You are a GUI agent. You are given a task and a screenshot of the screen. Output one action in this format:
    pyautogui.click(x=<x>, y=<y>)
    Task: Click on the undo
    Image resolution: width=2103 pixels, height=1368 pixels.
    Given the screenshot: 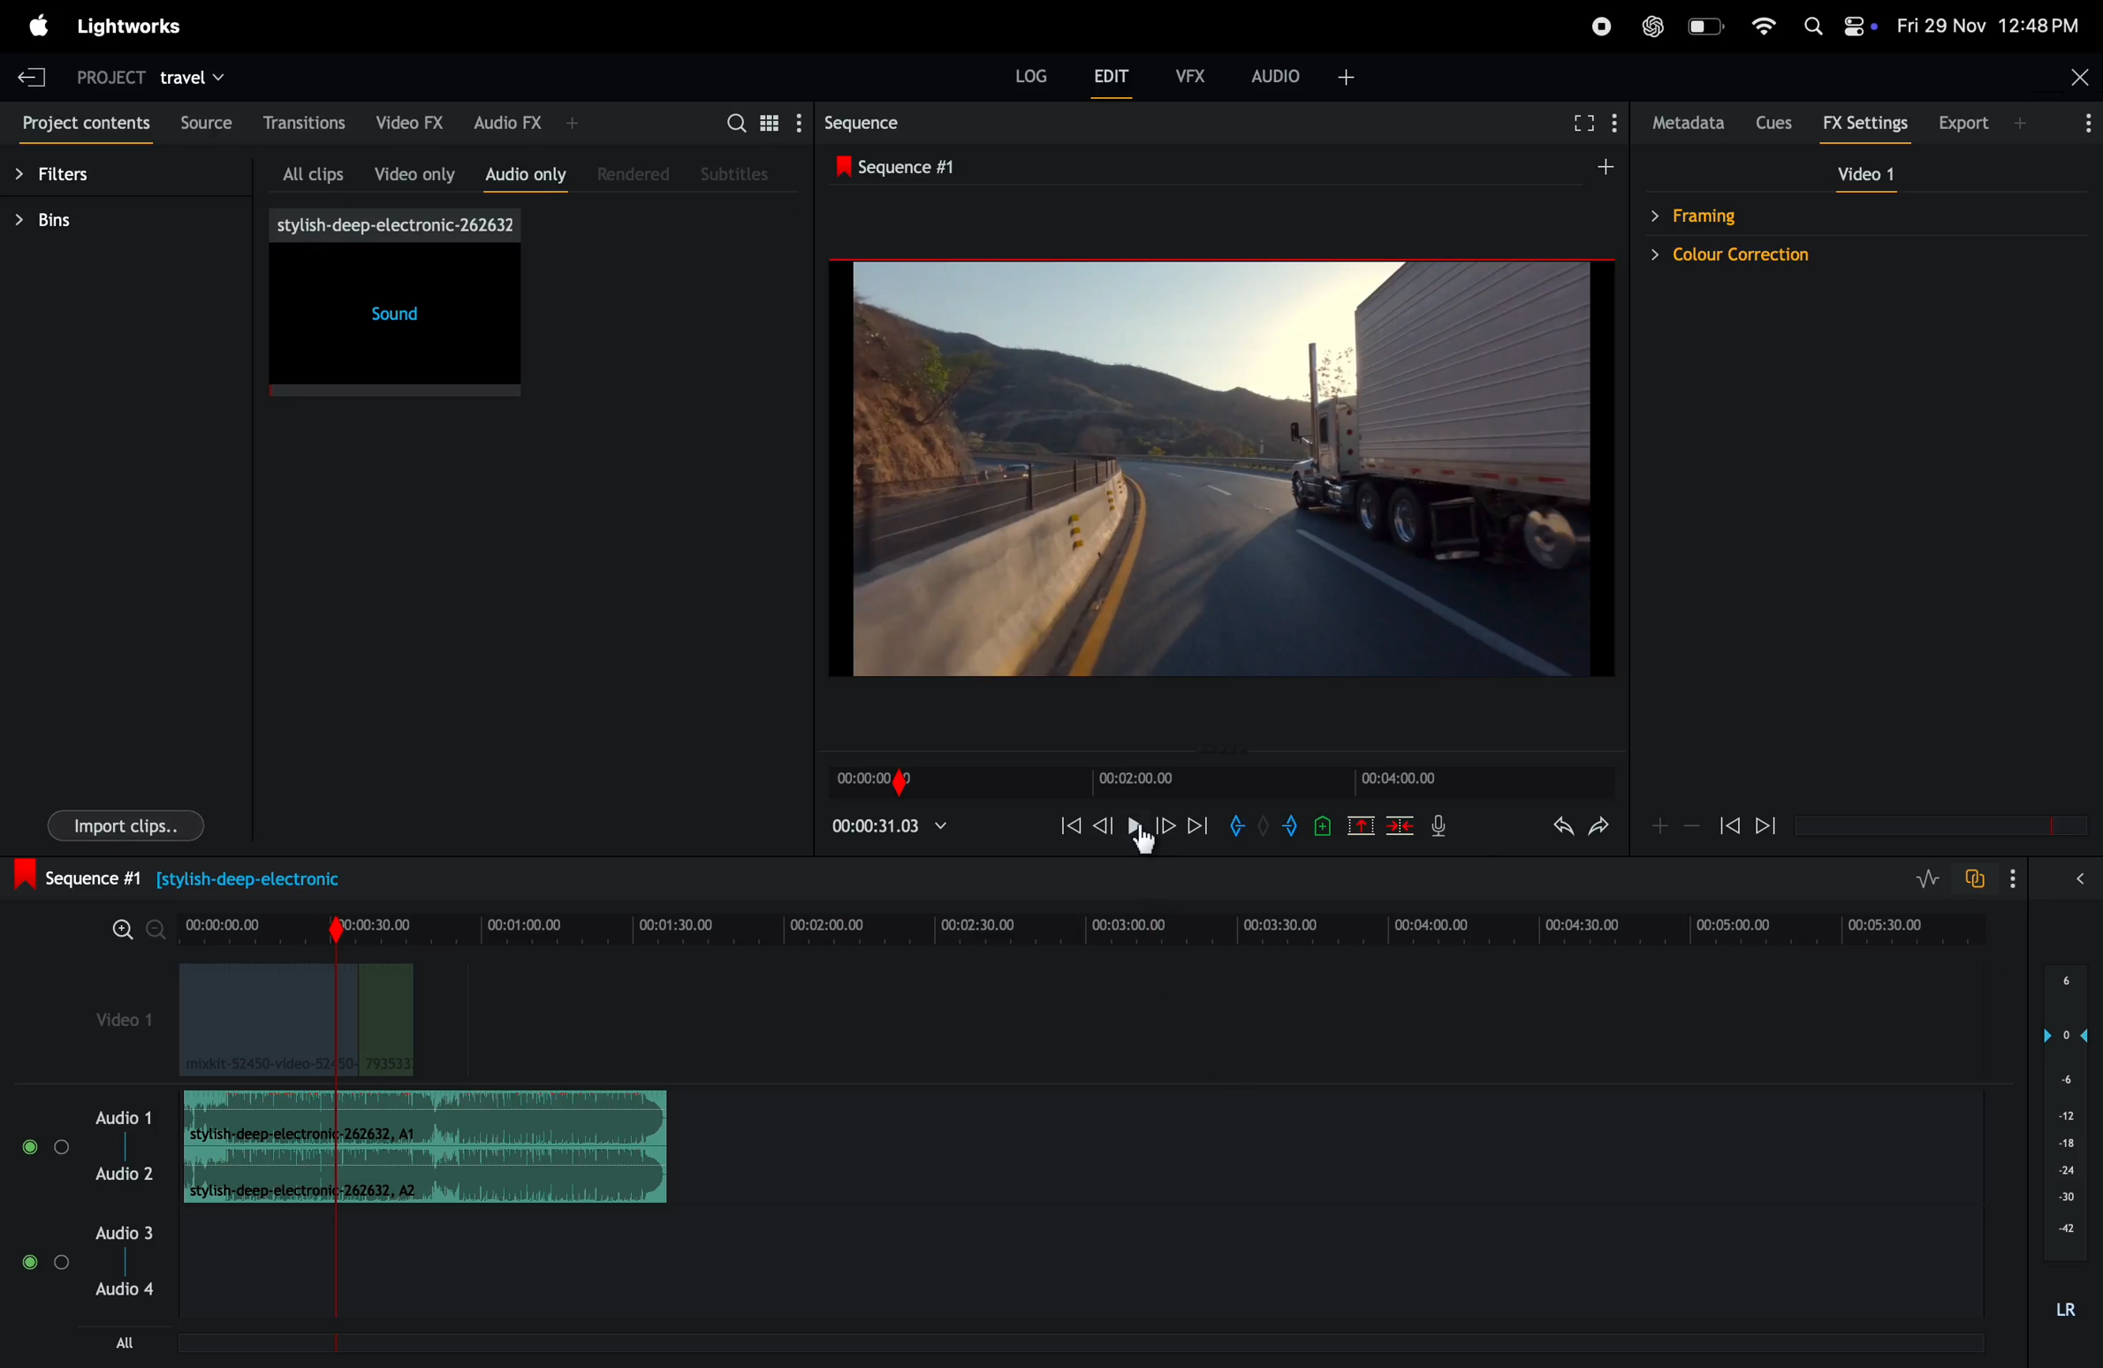 What is the action you would take?
    pyautogui.click(x=1550, y=829)
    